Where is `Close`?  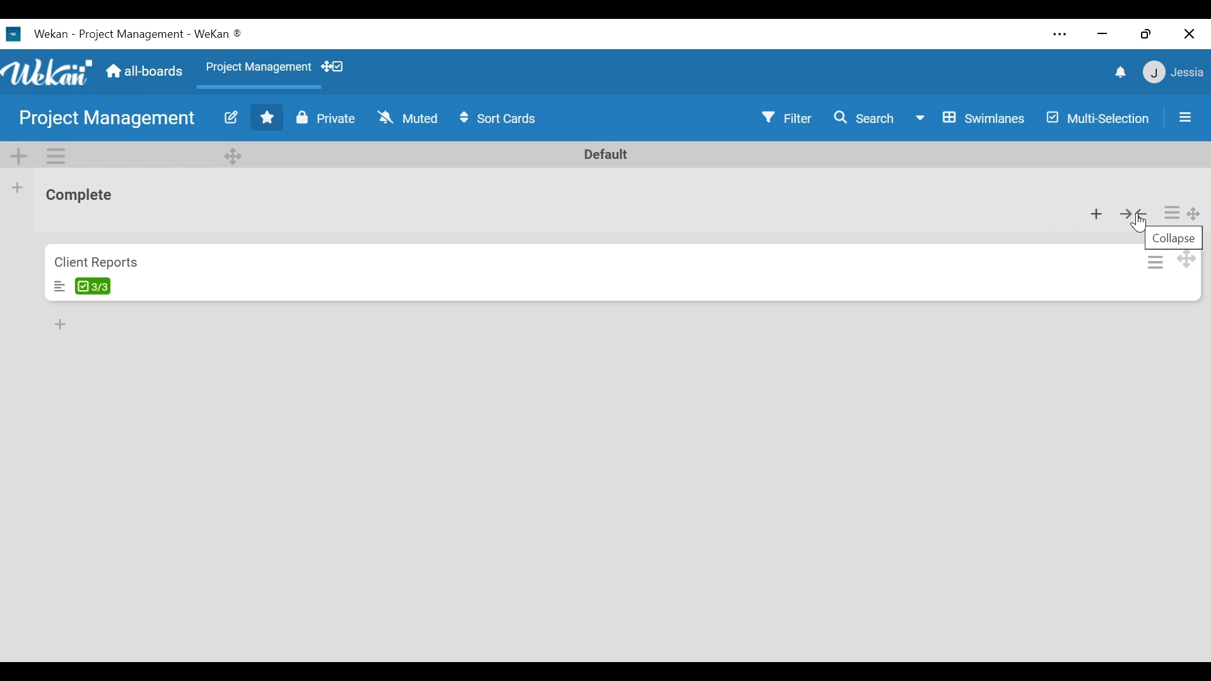 Close is located at coordinates (1190, 33).